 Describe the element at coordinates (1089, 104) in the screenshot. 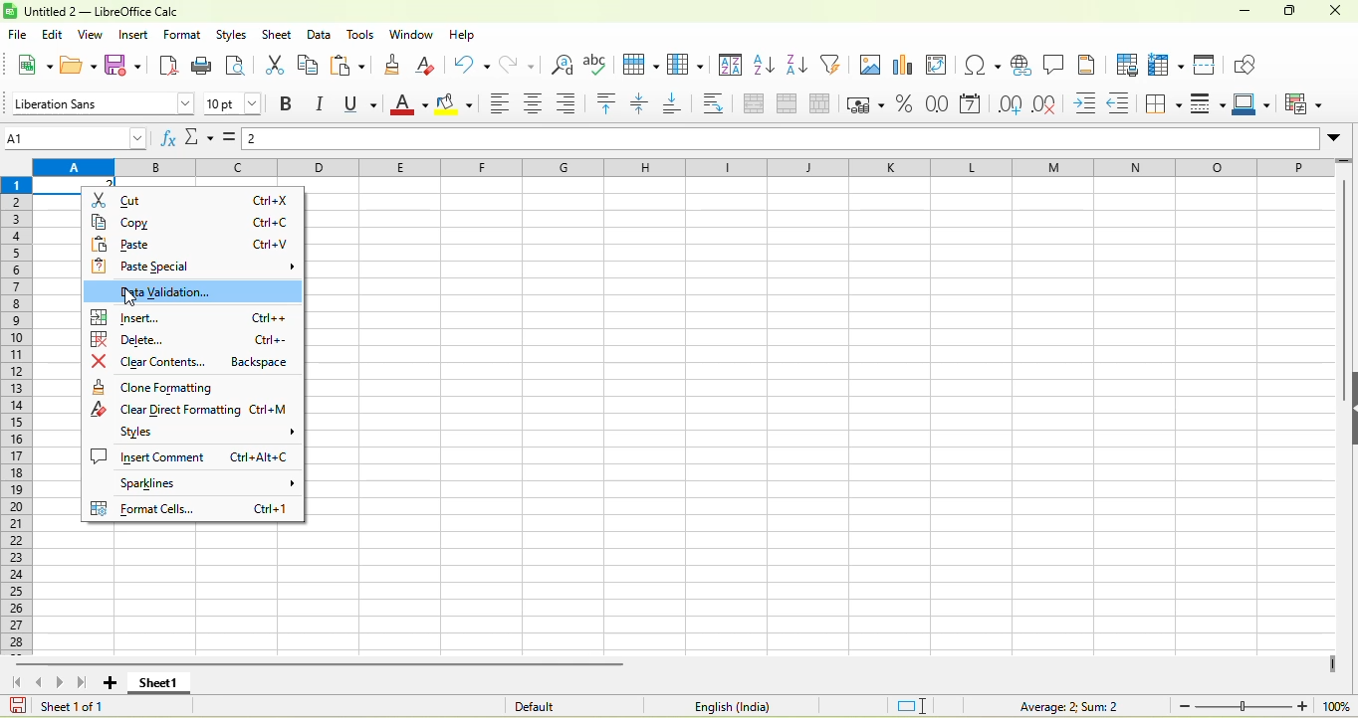

I see `increase indent` at that location.